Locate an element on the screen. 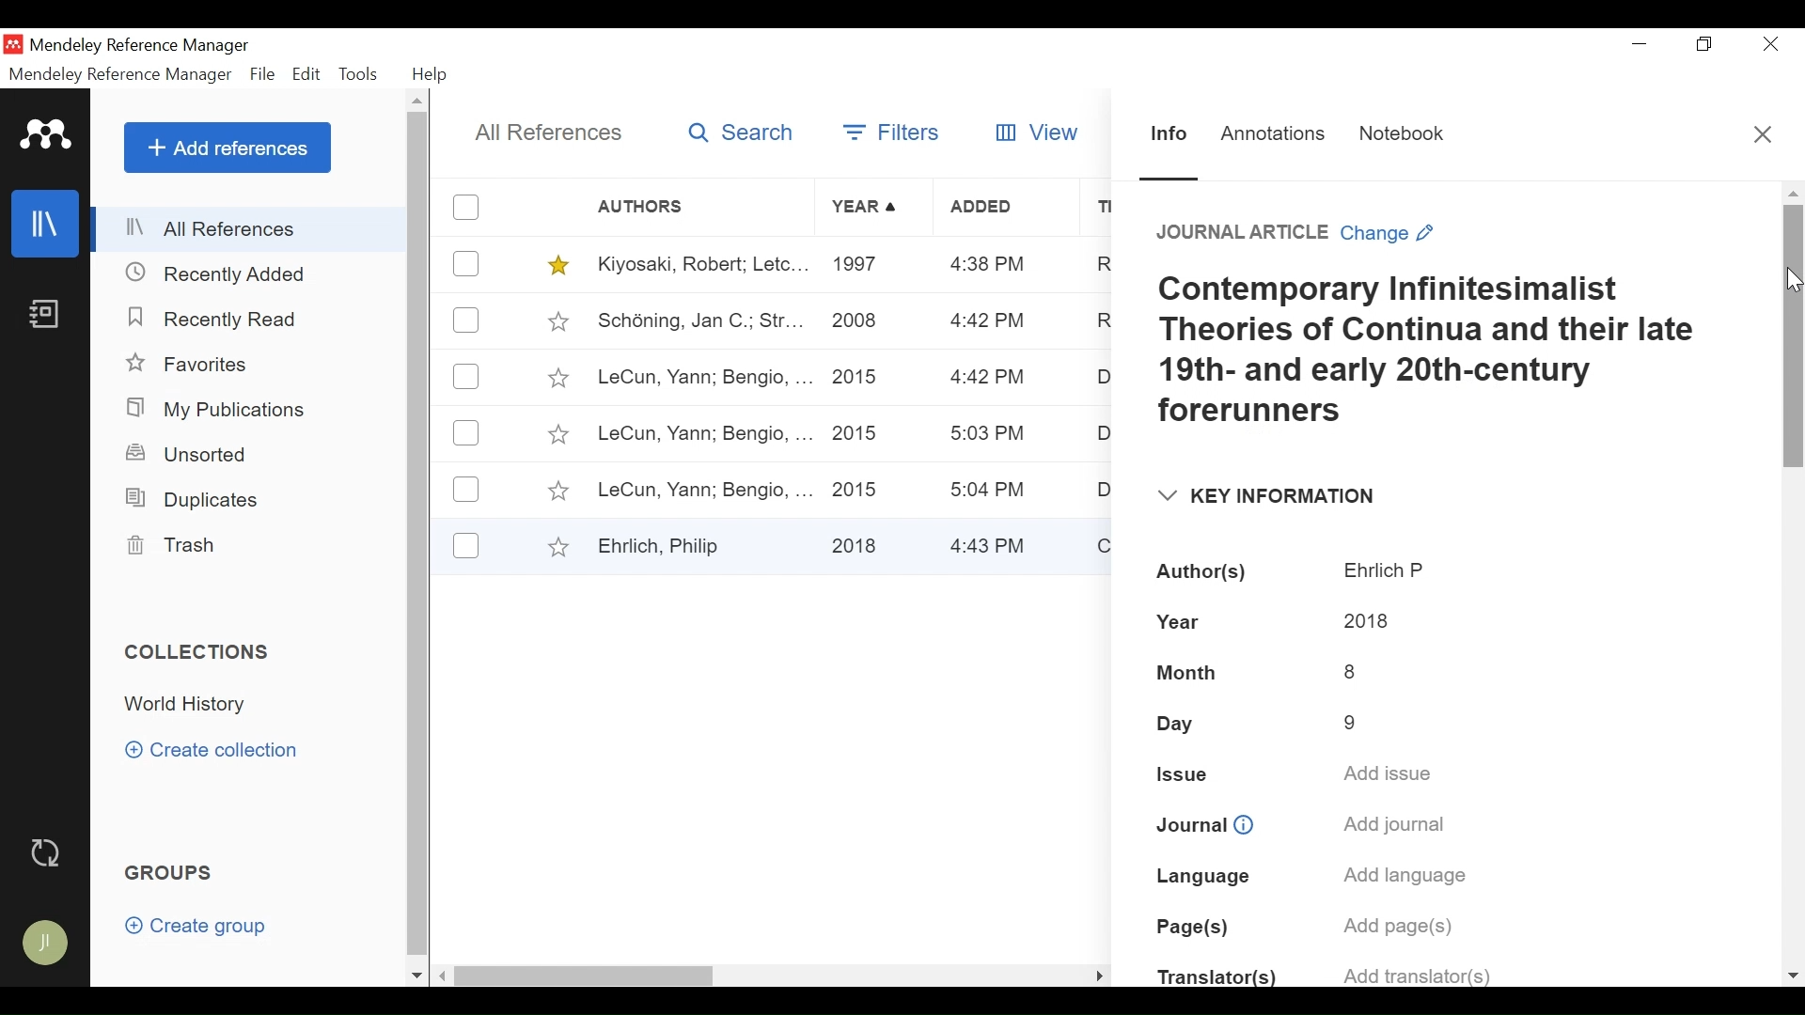 The image size is (1805, 1015). Favorites is located at coordinates (190, 363).